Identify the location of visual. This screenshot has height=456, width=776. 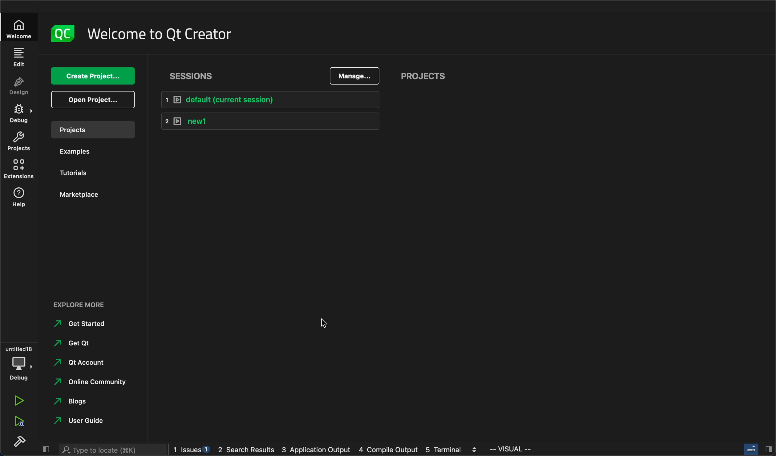
(526, 450).